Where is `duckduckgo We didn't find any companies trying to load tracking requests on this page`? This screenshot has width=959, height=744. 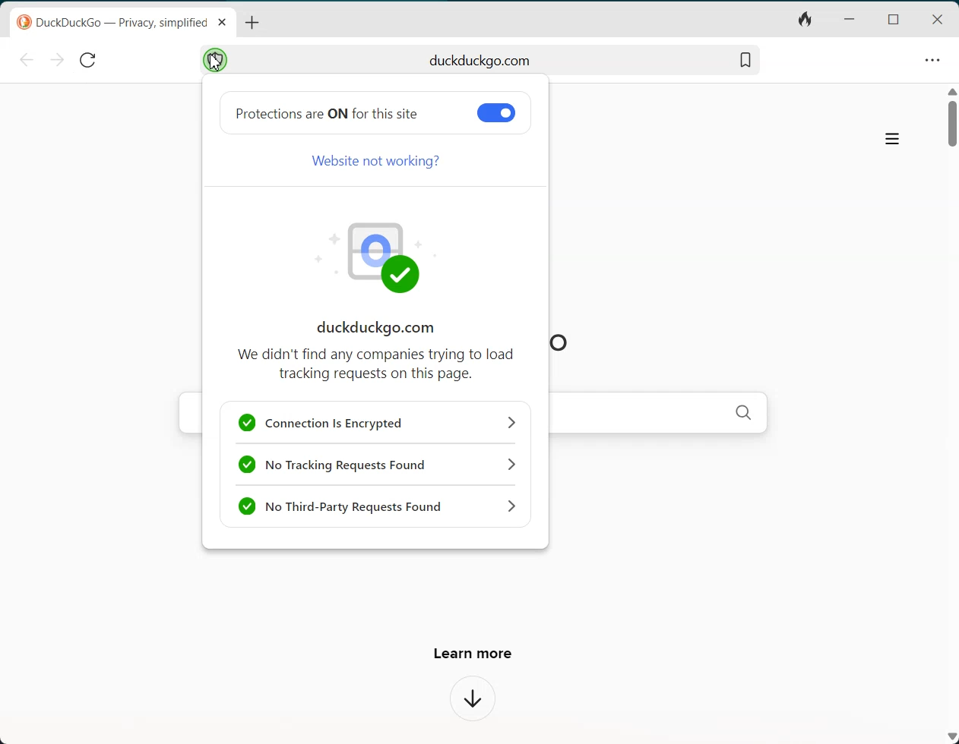
duckduckgo We didn't find any companies trying to load tracking requests on this page is located at coordinates (377, 351).